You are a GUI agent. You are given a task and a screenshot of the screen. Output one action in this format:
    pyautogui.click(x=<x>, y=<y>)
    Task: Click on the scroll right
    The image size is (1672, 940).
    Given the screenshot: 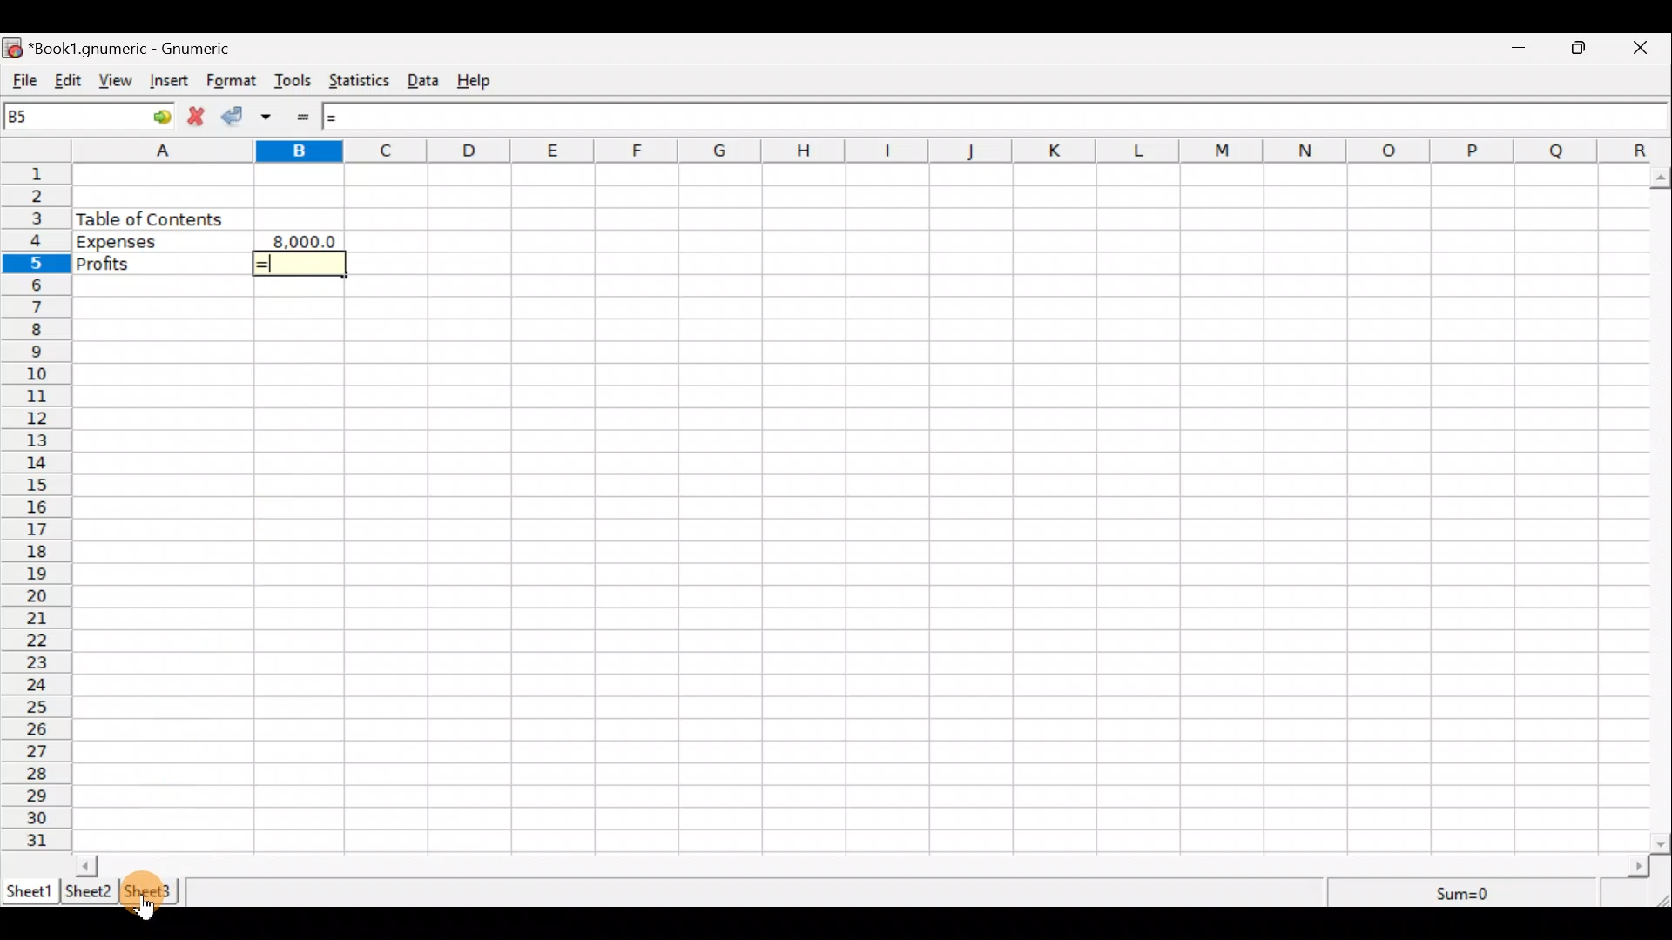 What is the action you would take?
    pyautogui.click(x=1638, y=867)
    